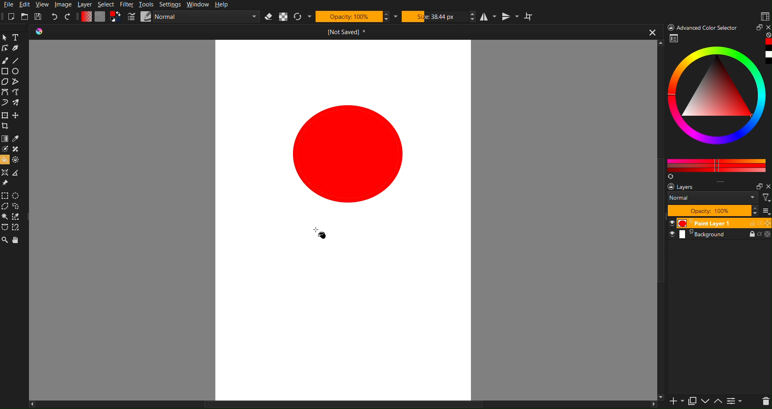  What do you see at coordinates (199, 5) in the screenshot?
I see `Window` at bounding box center [199, 5].